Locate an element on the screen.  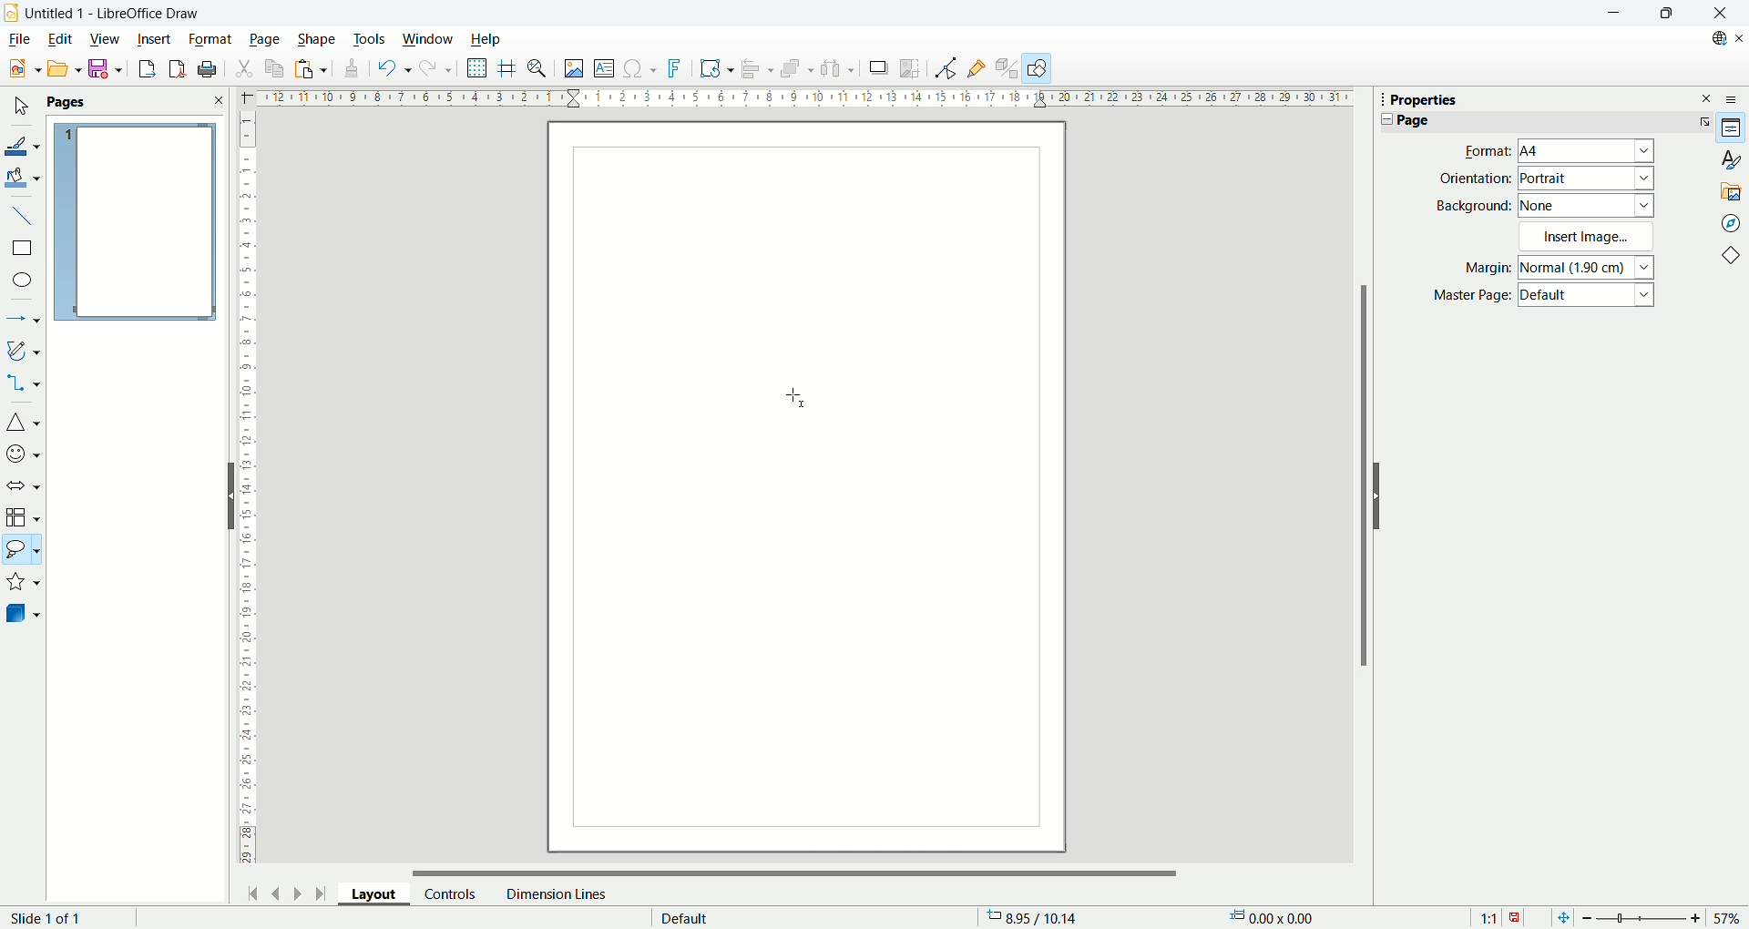
zoom factor is located at coordinates (1661, 916).